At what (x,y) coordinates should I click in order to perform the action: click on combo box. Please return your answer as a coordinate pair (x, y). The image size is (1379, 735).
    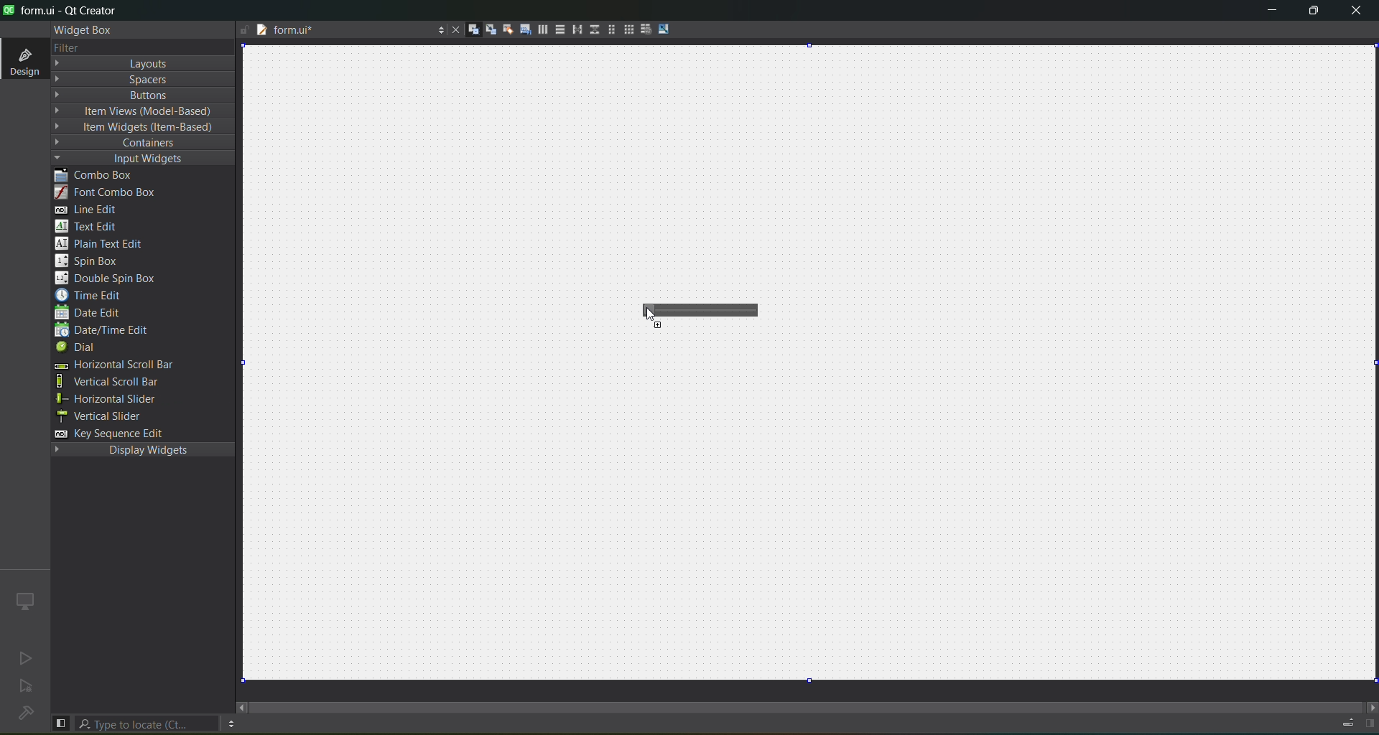
    Looking at the image, I should click on (104, 174).